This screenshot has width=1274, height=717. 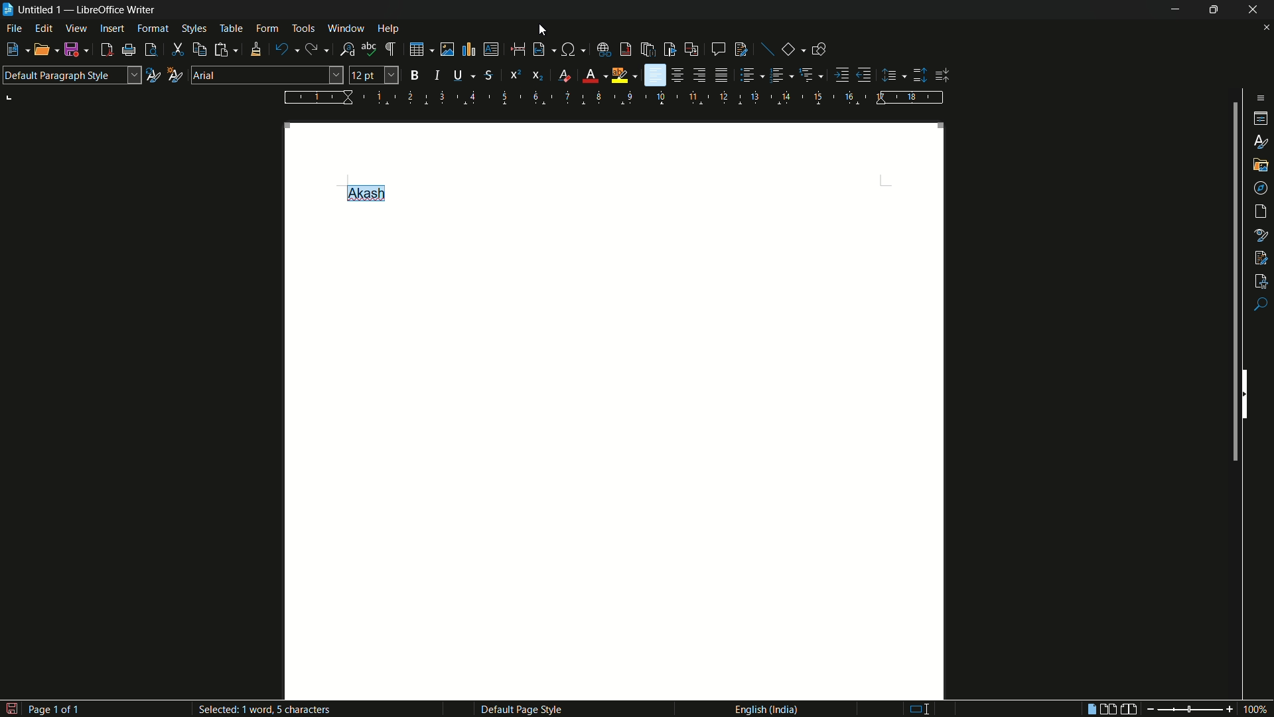 I want to click on find, so click(x=1261, y=305).